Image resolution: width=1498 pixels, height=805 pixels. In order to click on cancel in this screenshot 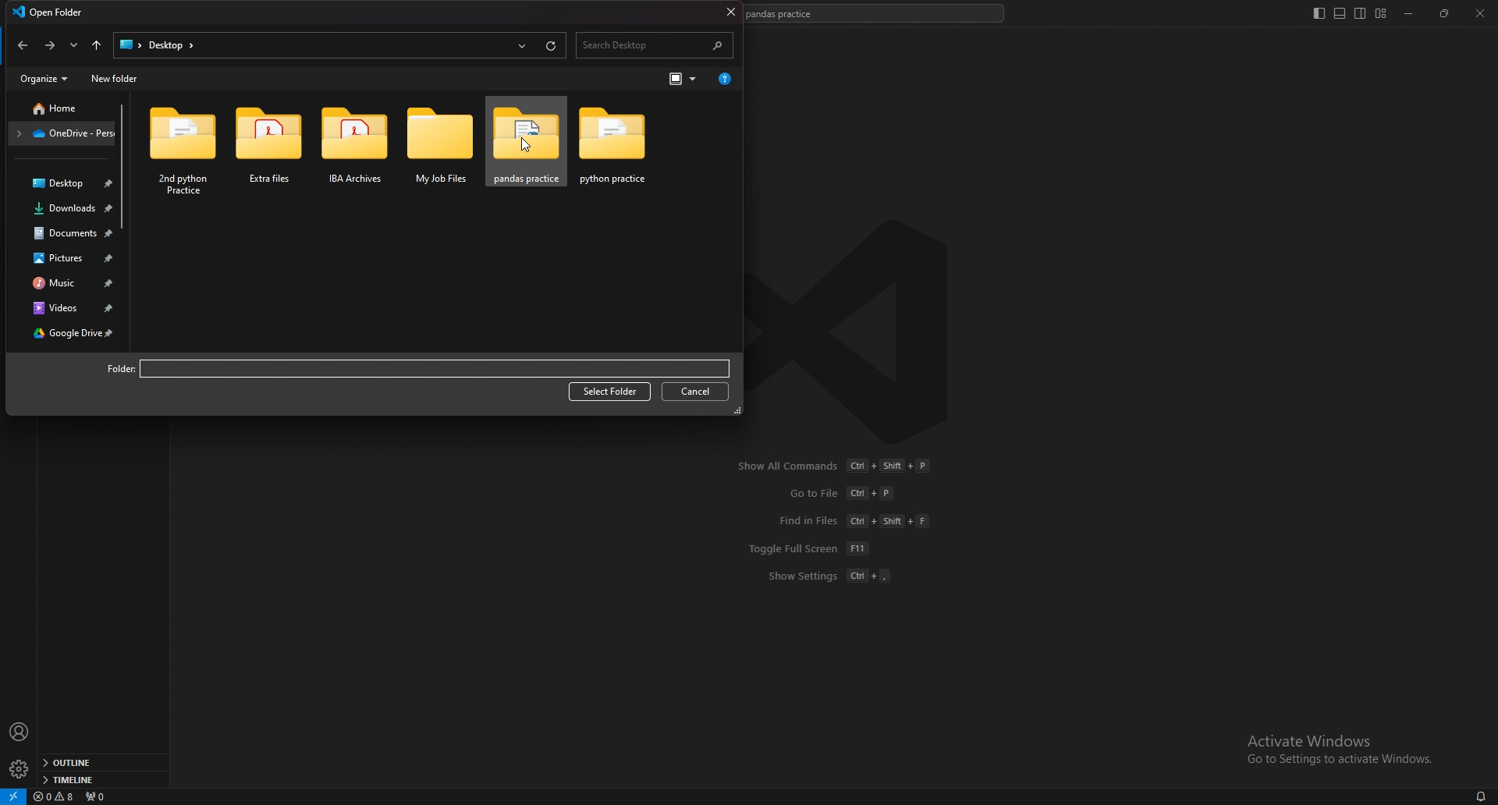, I will do `click(694, 391)`.